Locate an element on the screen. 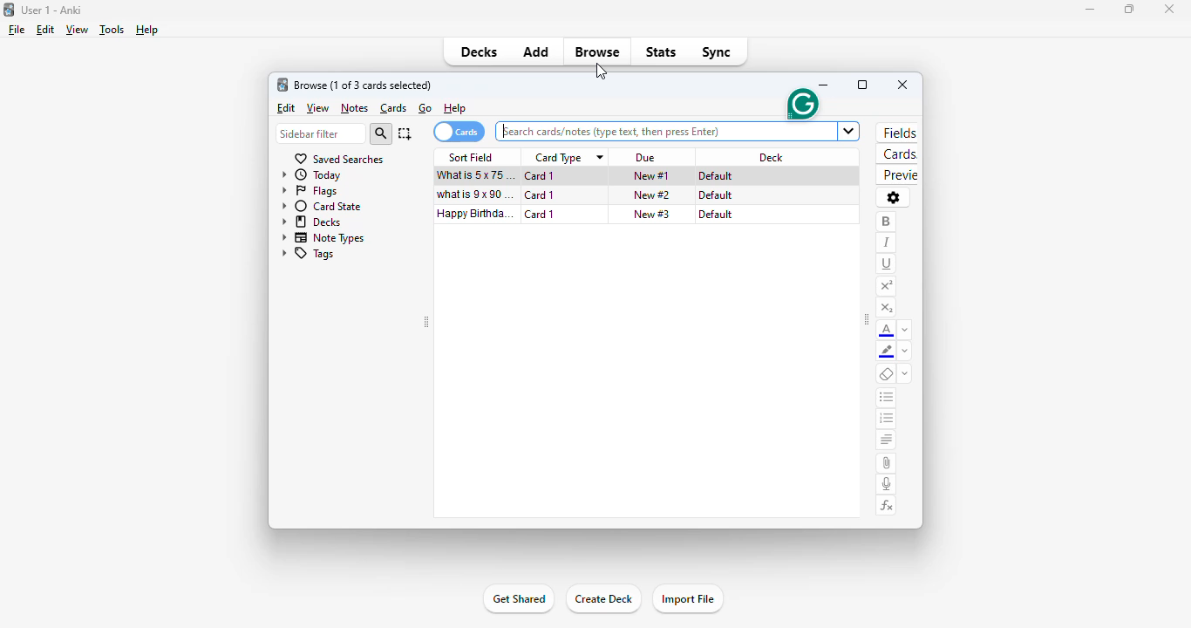  select formatting to remove is located at coordinates (906, 372).